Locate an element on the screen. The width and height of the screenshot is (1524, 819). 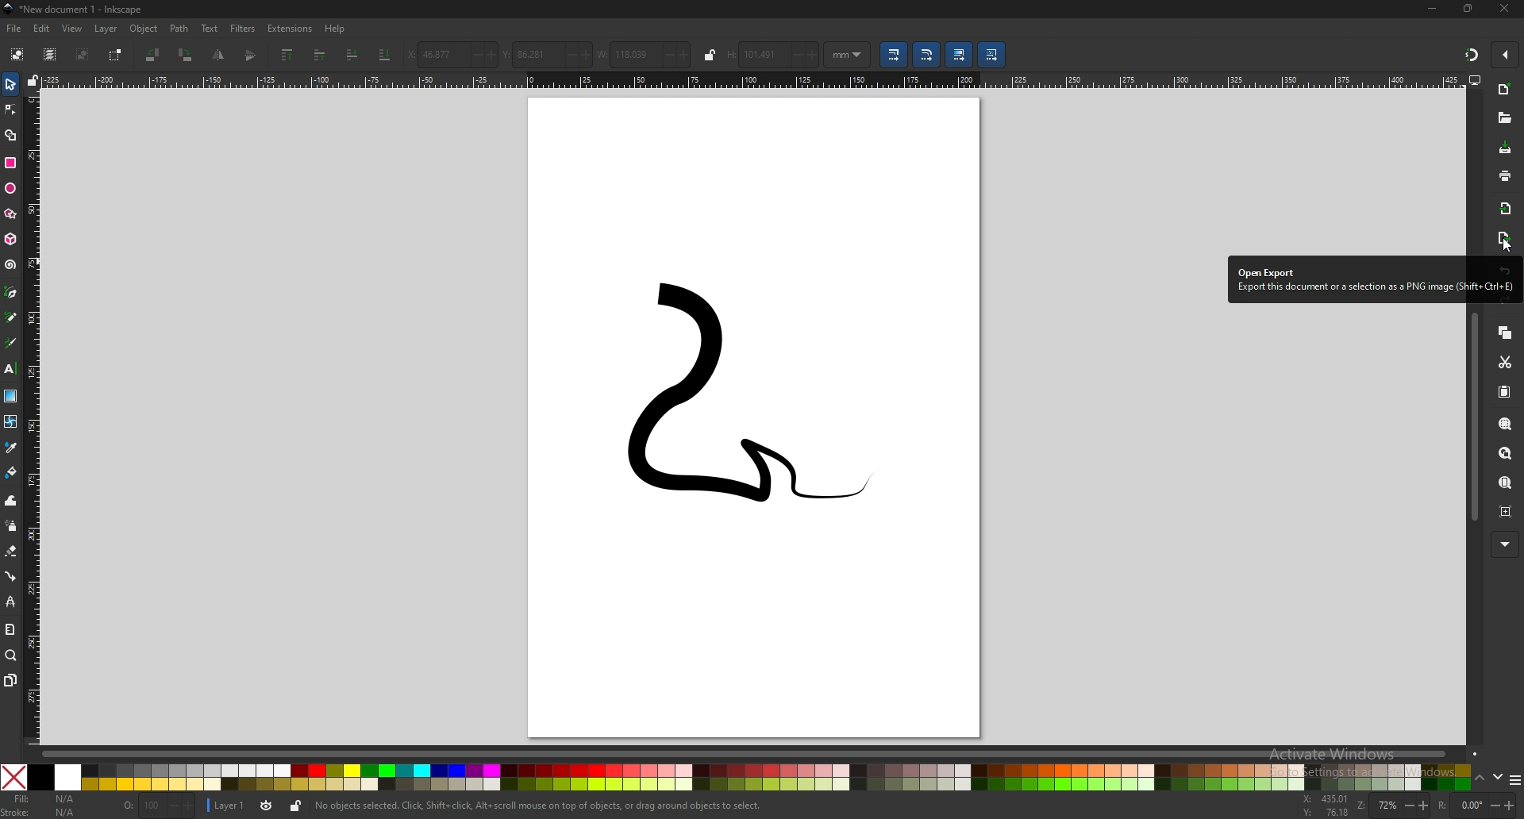
open is located at coordinates (1503, 120).